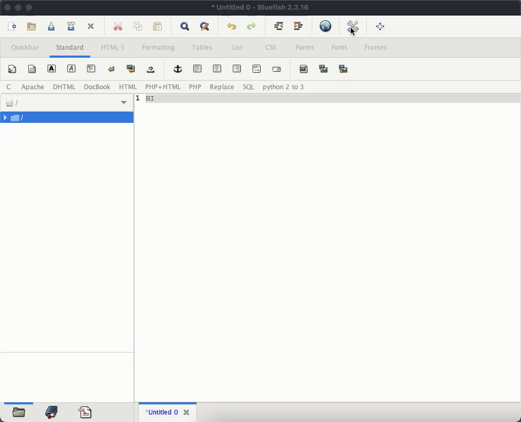 Image resolution: width=521 pixels, height=422 pixels. What do you see at coordinates (340, 48) in the screenshot?
I see `fonts` at bounding box center [340, 48].